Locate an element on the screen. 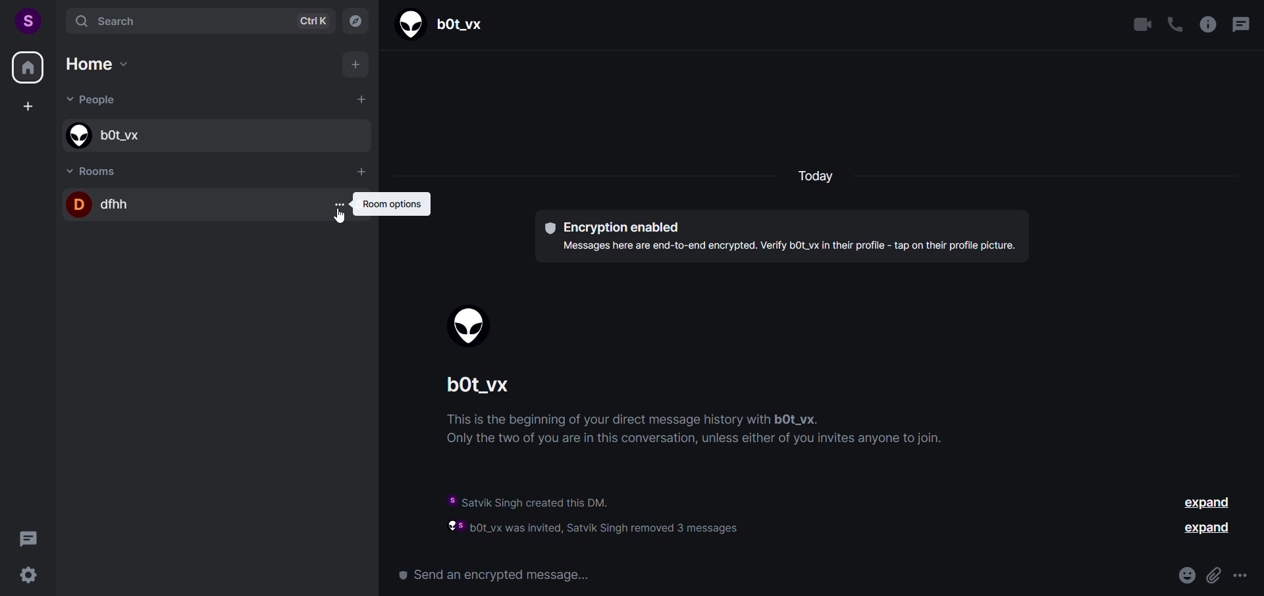 The width and height of the screenshot is (1264, 596). cursor is located at coordinates (341, 218).